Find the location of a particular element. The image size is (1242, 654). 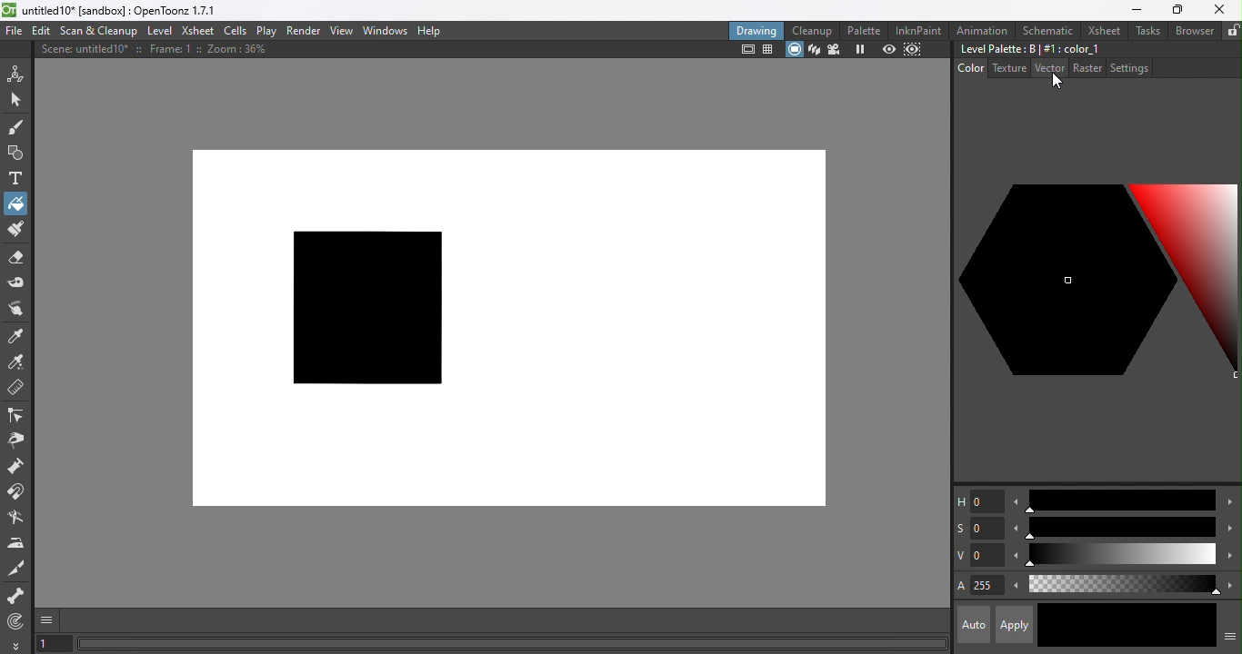

Selection tool is located at coordinates (15, 98).